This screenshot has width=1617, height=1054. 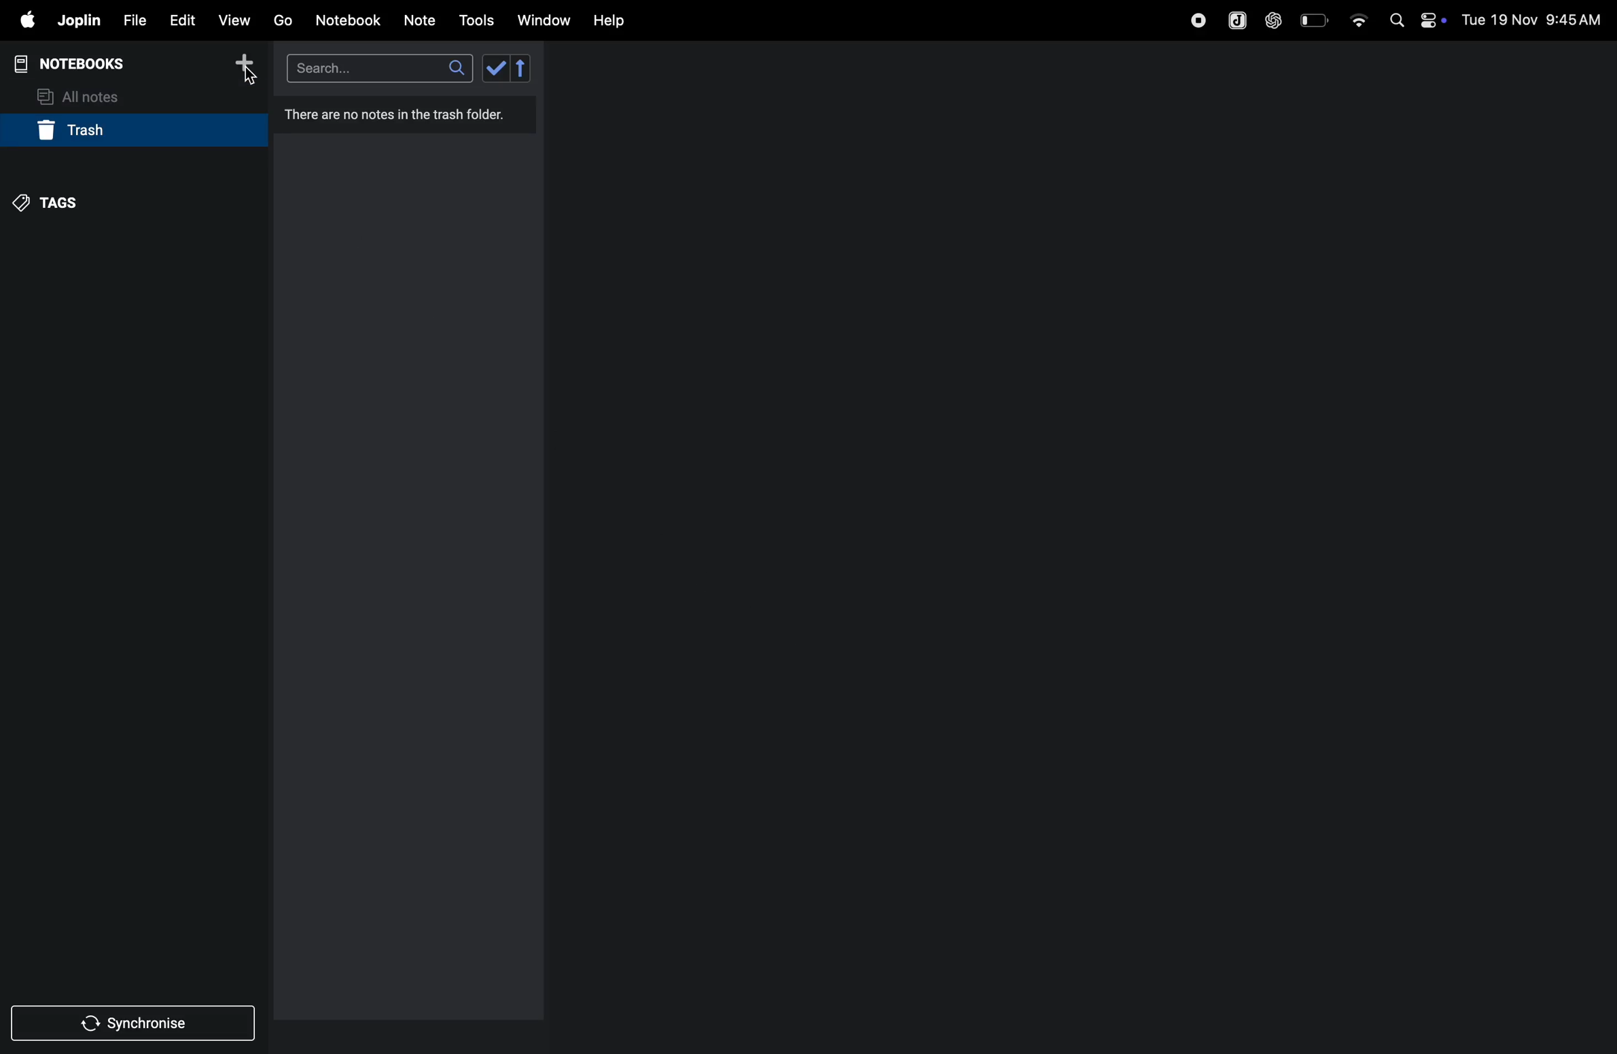 I want to click on there is no trash, so click(x=403, y=120).